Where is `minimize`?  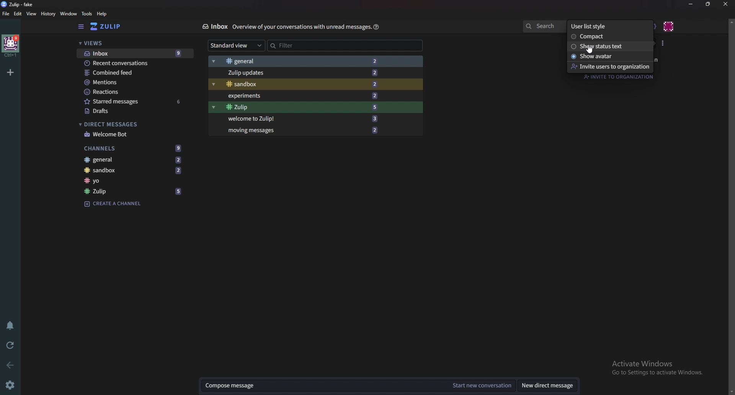 minimize is located at coordinates (691, 5).